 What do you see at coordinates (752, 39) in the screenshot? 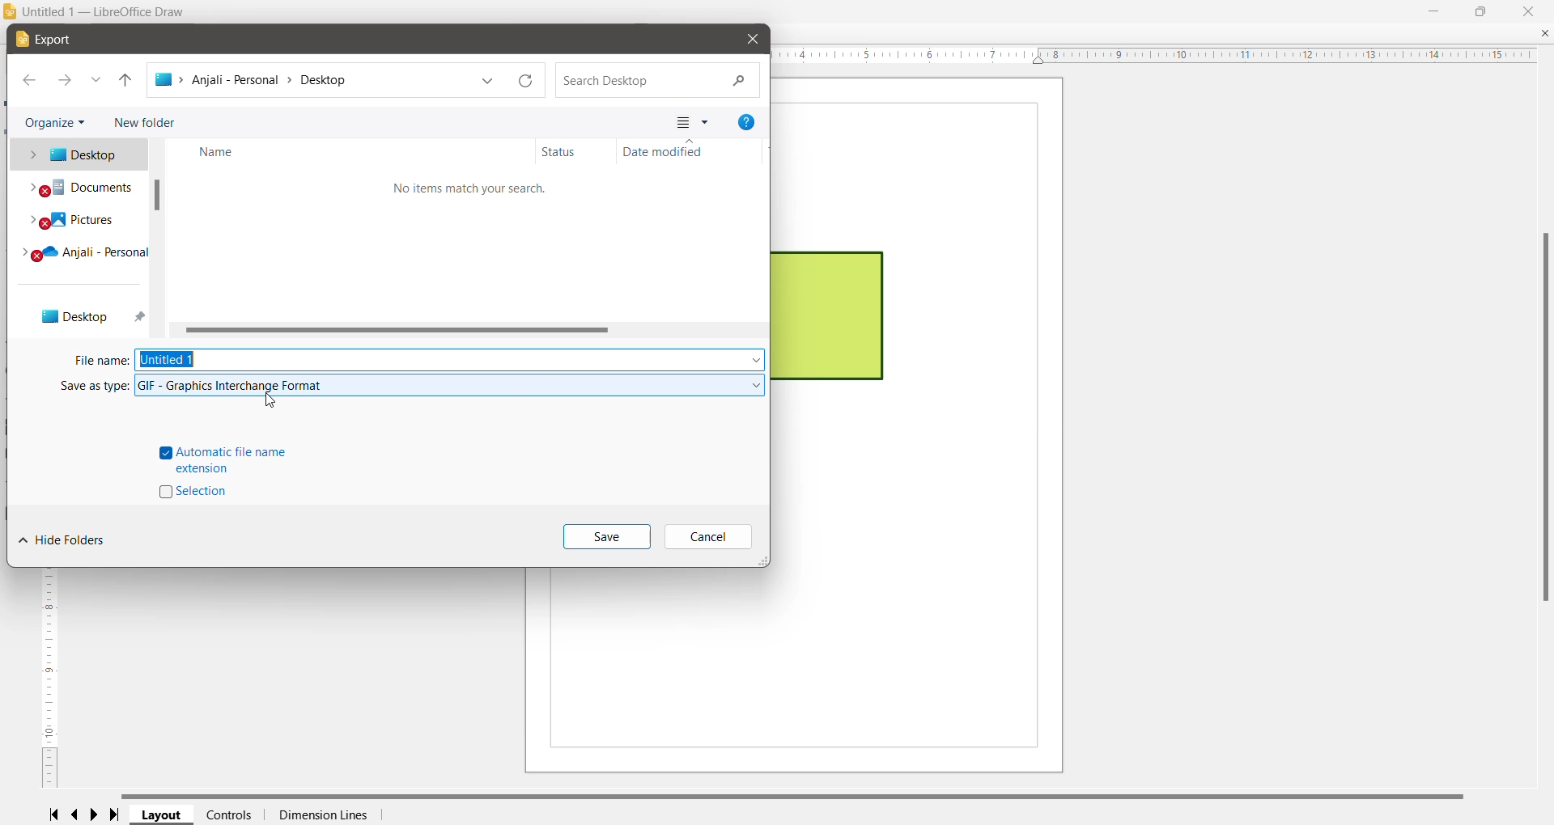
I see `Close` at bounding box center [752, 39].